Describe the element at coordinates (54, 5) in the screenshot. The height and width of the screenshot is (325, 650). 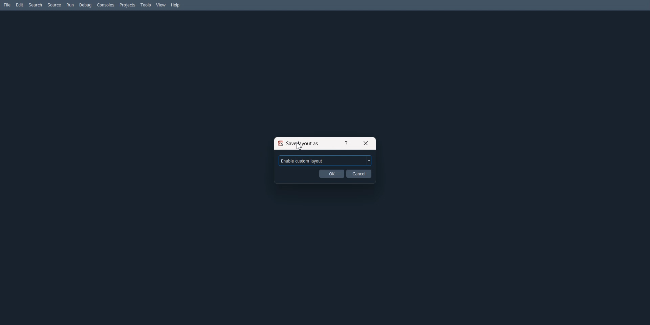
I see `Source` at that location.